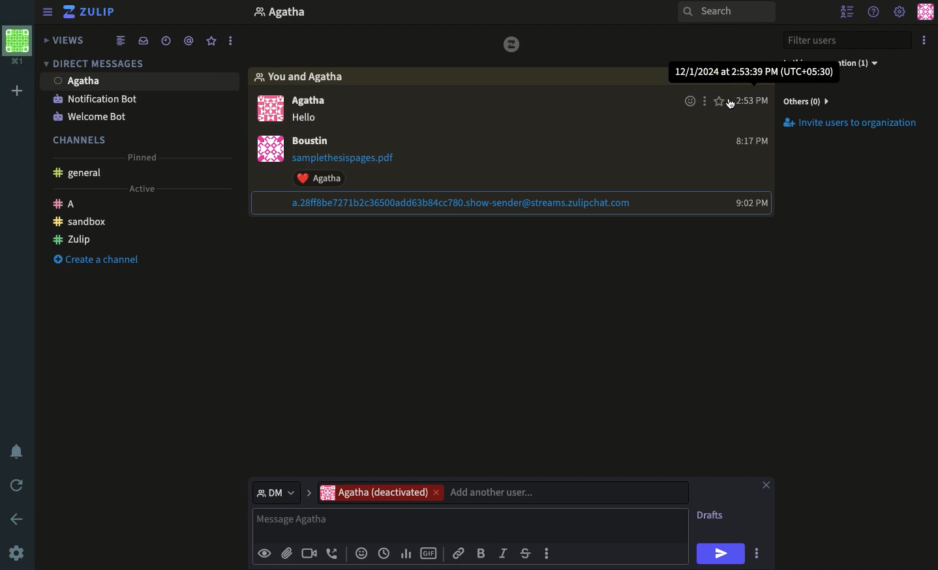 This screenshot has height=570, width=938. Describe the element at coordinates (814, 102) in the screenshot. I see `Others` at that location.